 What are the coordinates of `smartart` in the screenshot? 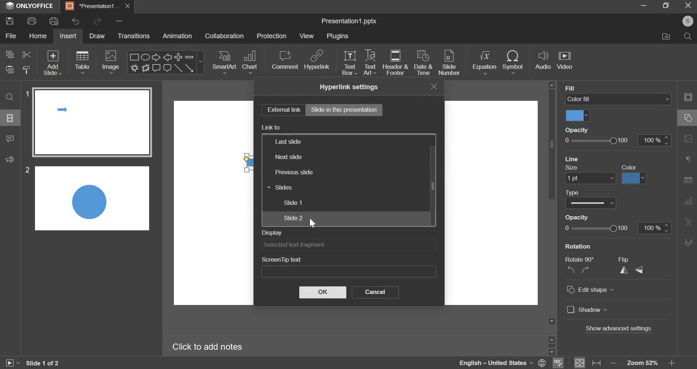 It's located at (225, 63).